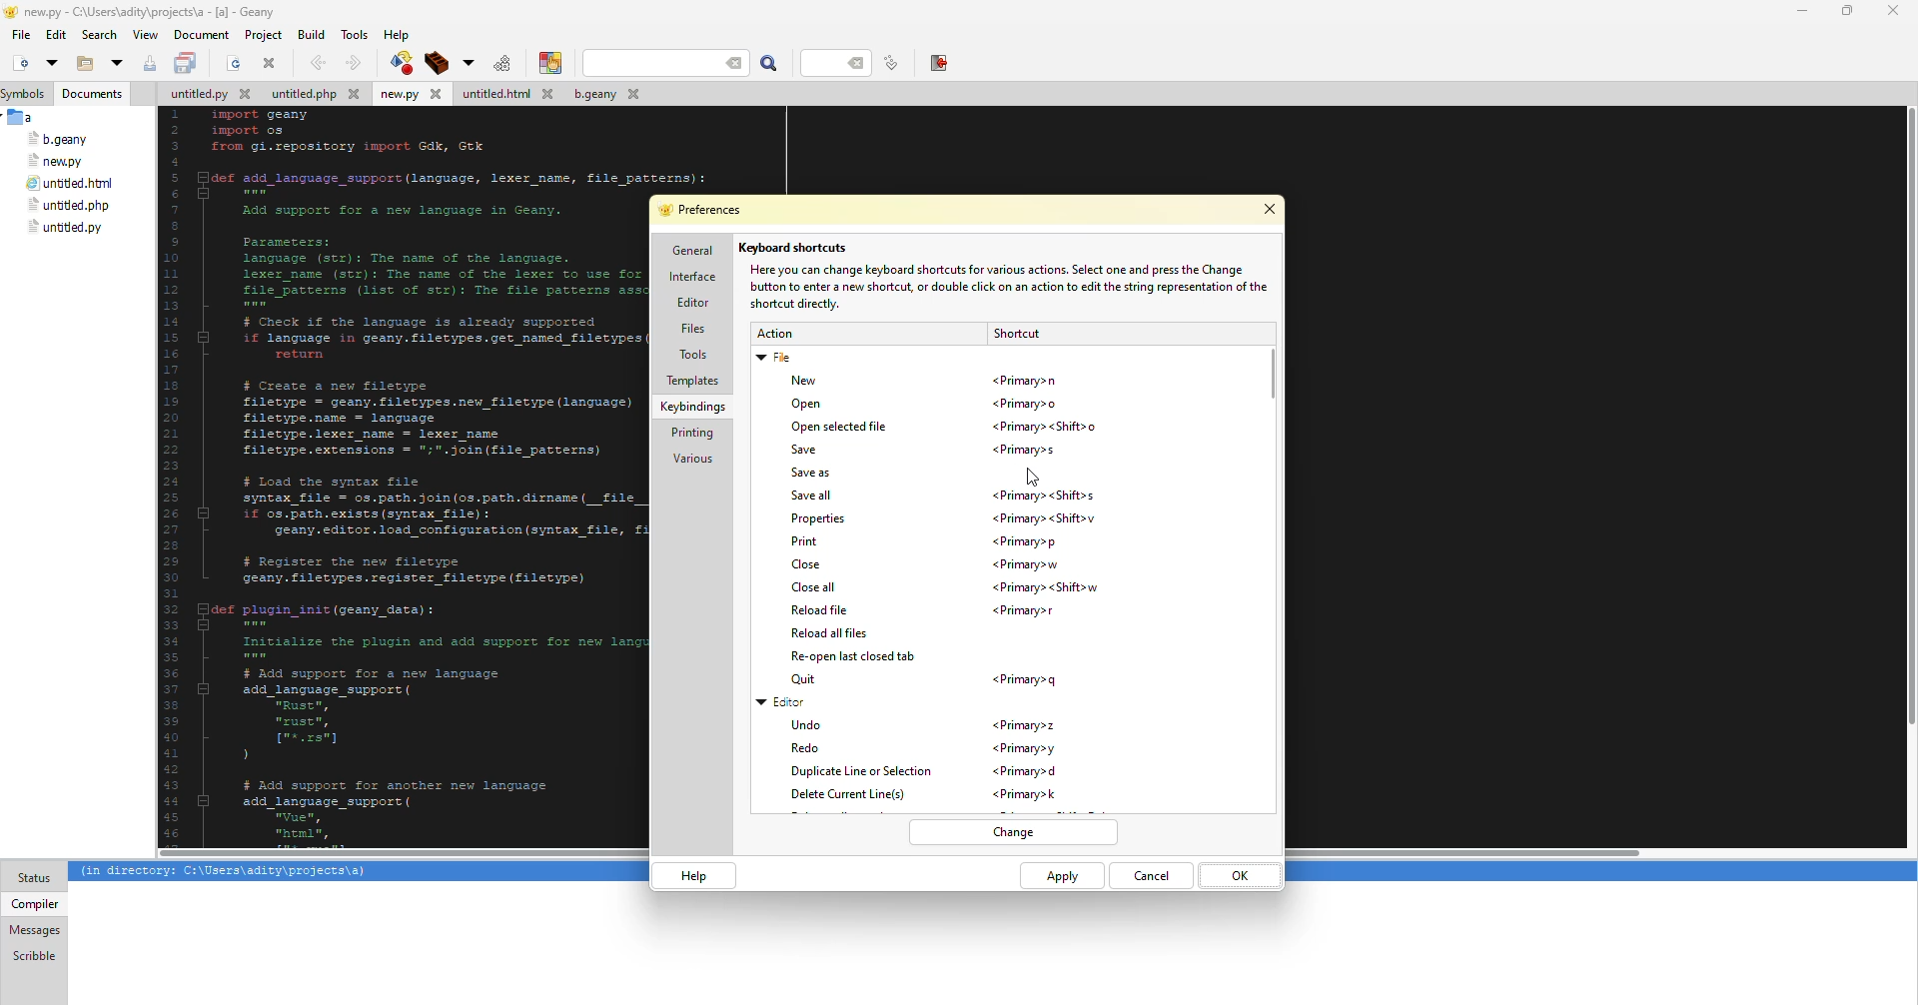 This screenshot has height=1005, width=1918. I want to click on file, so click(59, 140).